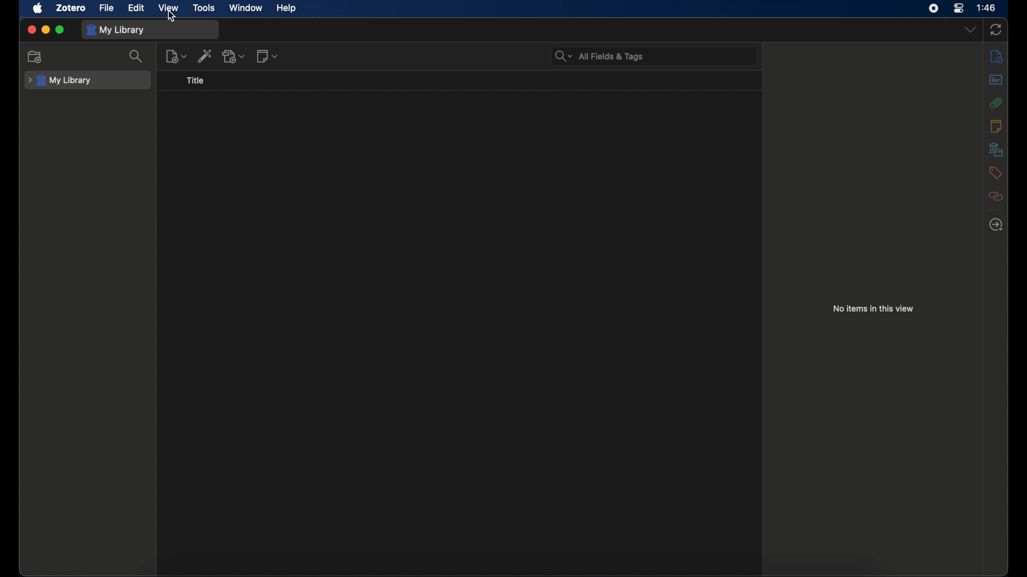 This screenshot has width=1027, height=577. What do you see at coordinates (246, 8) in the screenshot?
I see `window` at bounding box center [246, 8].